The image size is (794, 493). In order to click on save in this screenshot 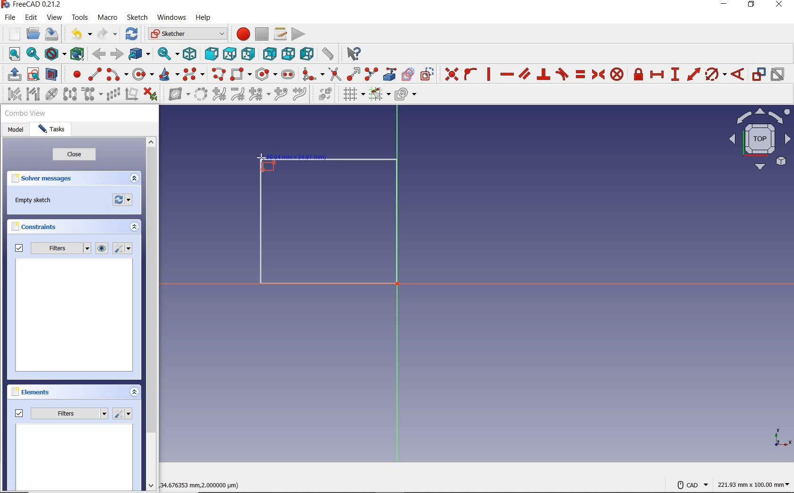, I will do `click(53, 35)`.